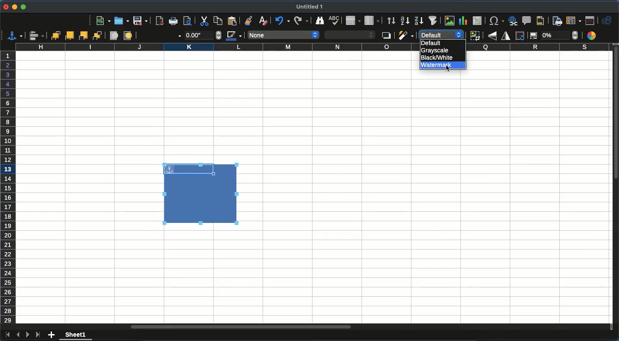  Describe the element at coordinates (234, 37) in the screenshot. I see `line color` at that location.